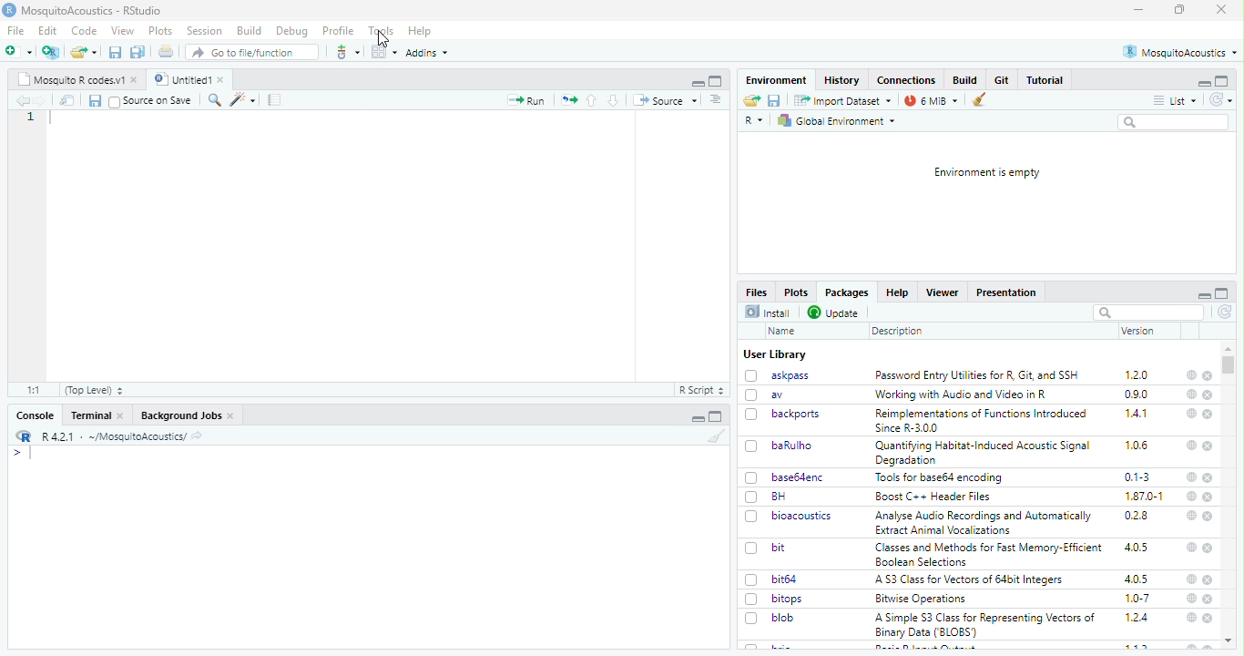  Describe the element at coordinates (1193, 395) in the screenshot. I see `web` at that location.